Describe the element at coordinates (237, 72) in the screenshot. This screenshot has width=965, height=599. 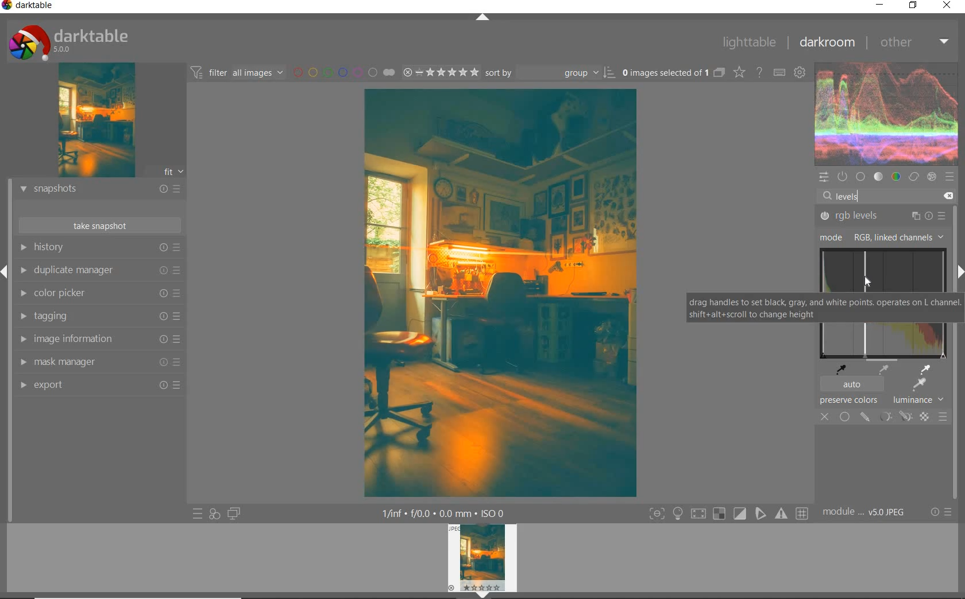
I see `filter images based on their modules` at that location.